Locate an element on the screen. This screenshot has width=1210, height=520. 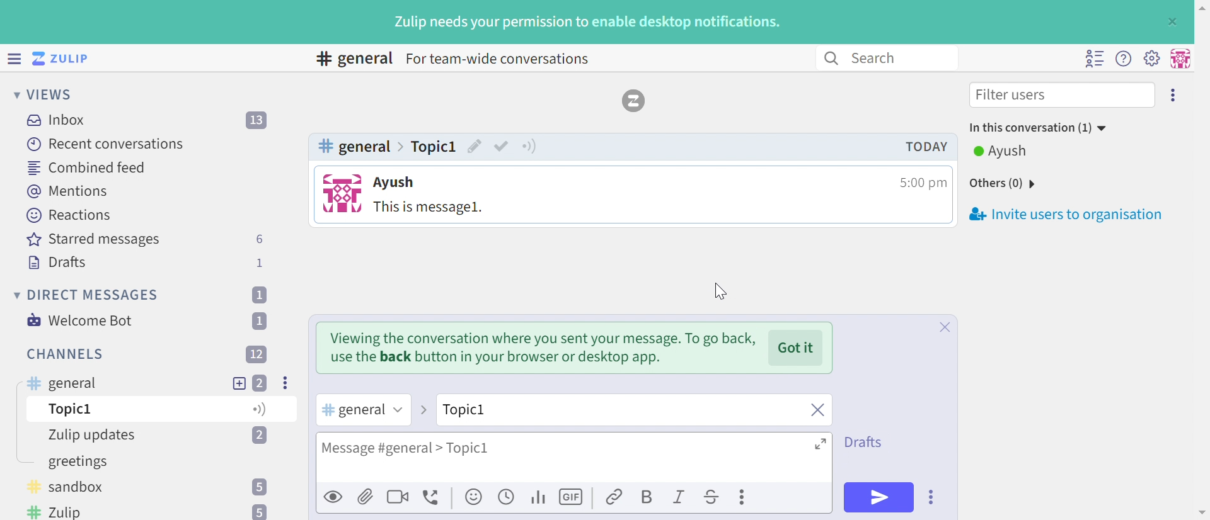
Starred messages is located at coordinates (93, 240).